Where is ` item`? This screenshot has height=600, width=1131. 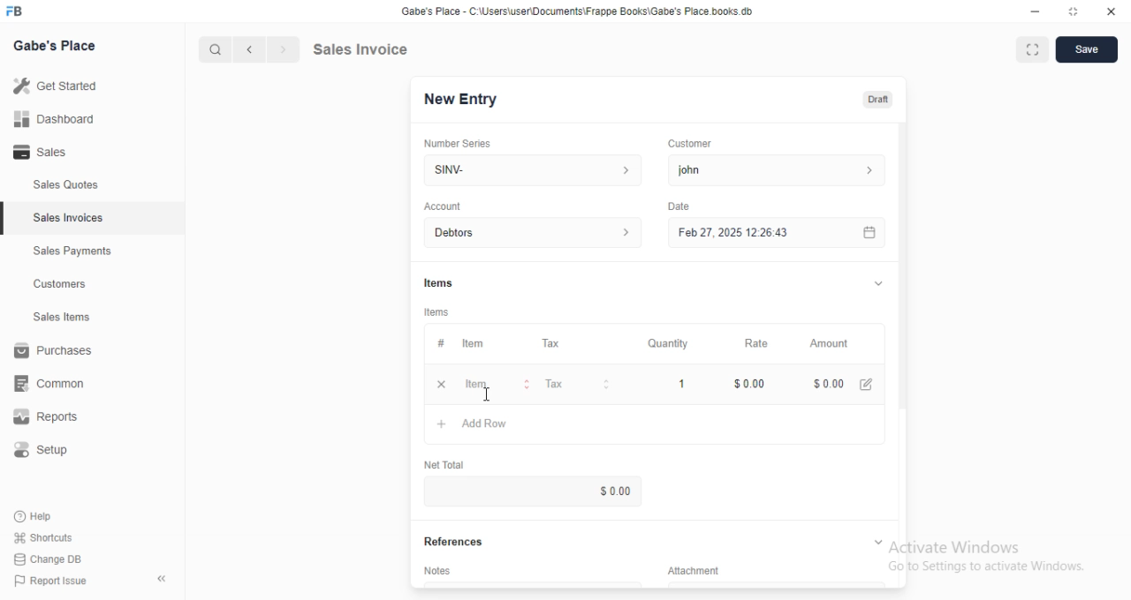
 item is located at coordinates (474, 342).